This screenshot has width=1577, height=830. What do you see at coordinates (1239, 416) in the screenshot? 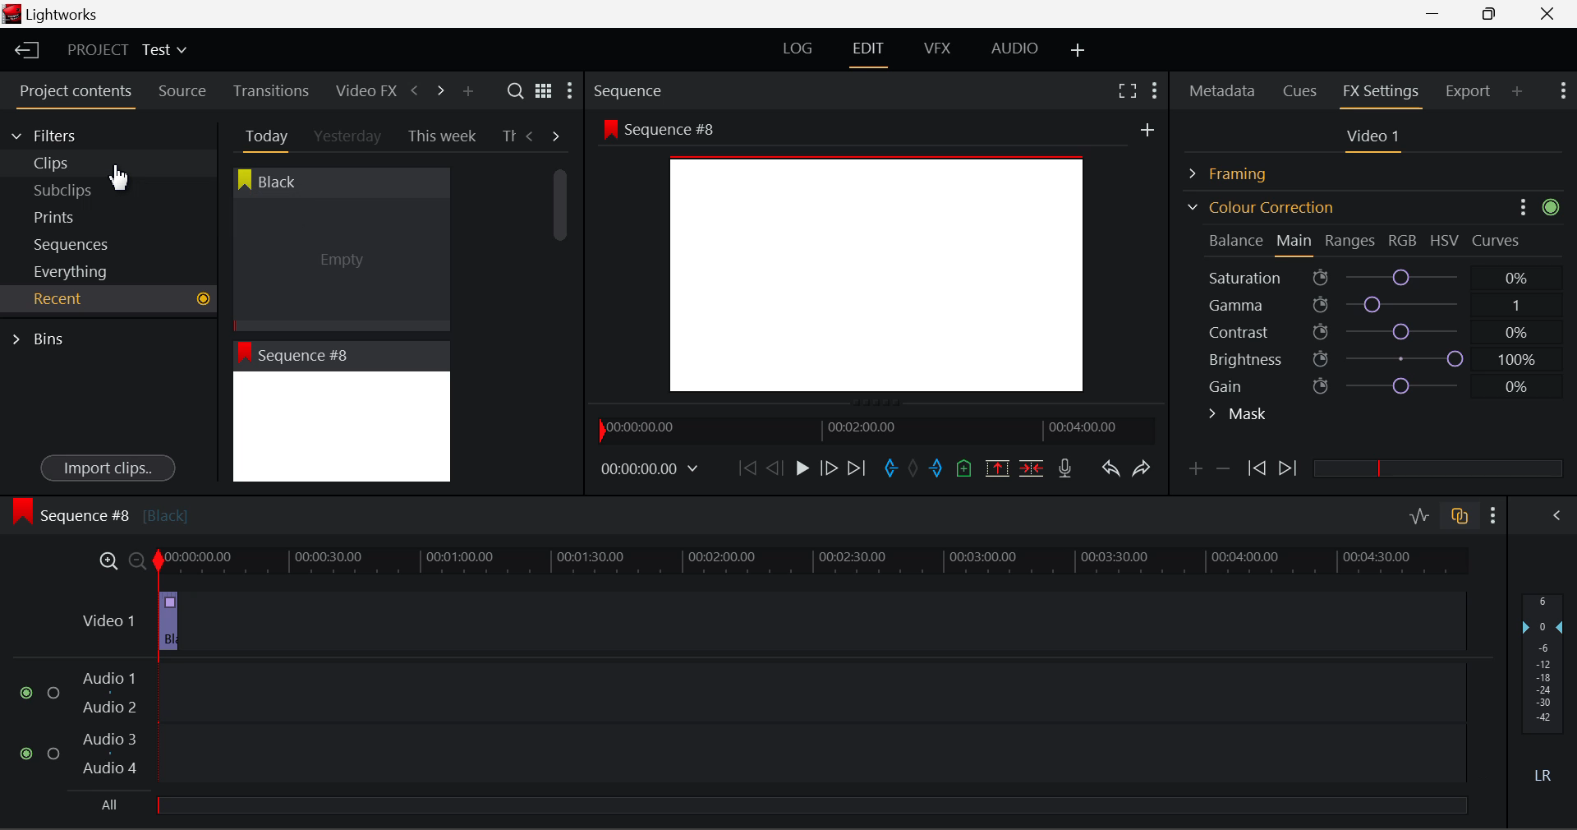
I see `Mask` at bounding box center [1239, 416].